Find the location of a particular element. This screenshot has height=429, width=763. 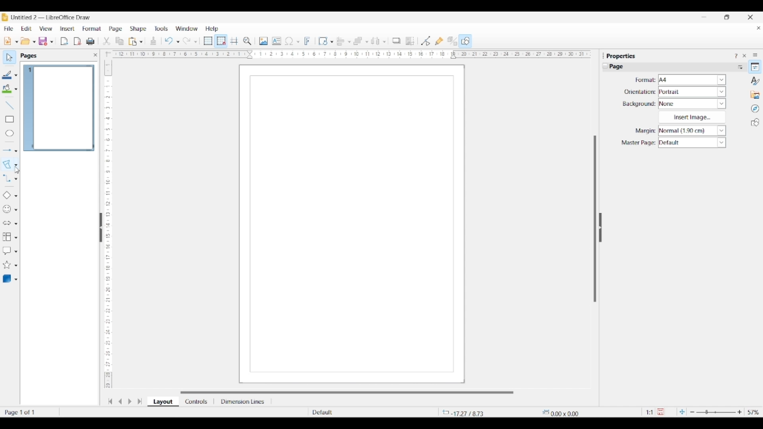

Basic shape options is located at coordinates (16, 196).